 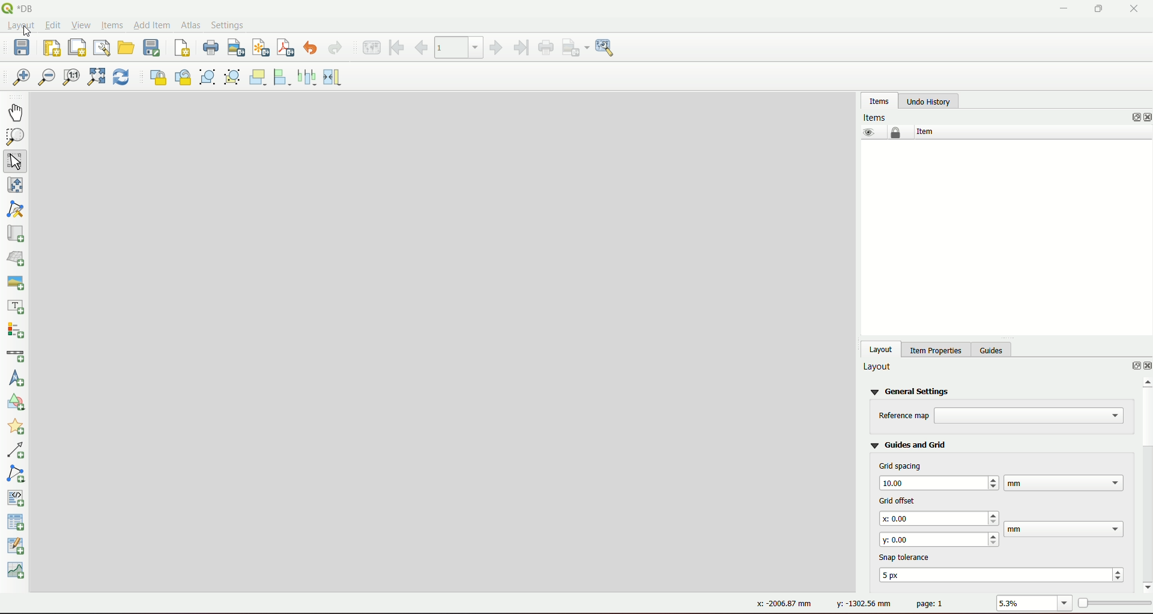 I want to click on Add item, so click(x=151, y=24).